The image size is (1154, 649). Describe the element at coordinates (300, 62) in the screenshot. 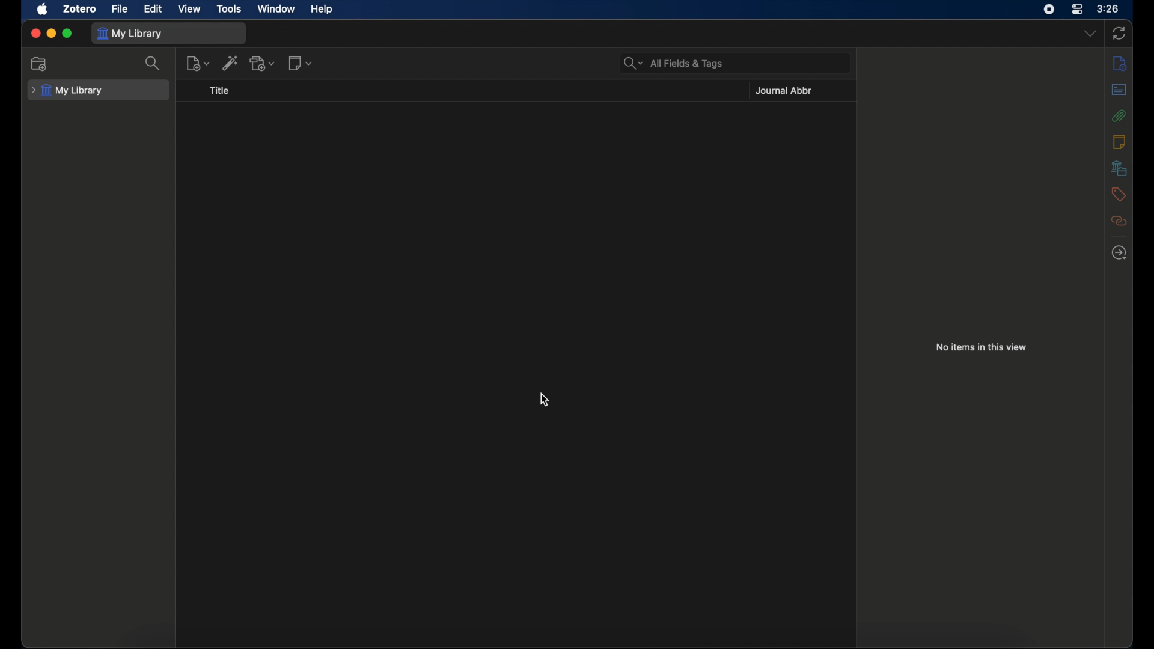

I see `new notes` at that location.